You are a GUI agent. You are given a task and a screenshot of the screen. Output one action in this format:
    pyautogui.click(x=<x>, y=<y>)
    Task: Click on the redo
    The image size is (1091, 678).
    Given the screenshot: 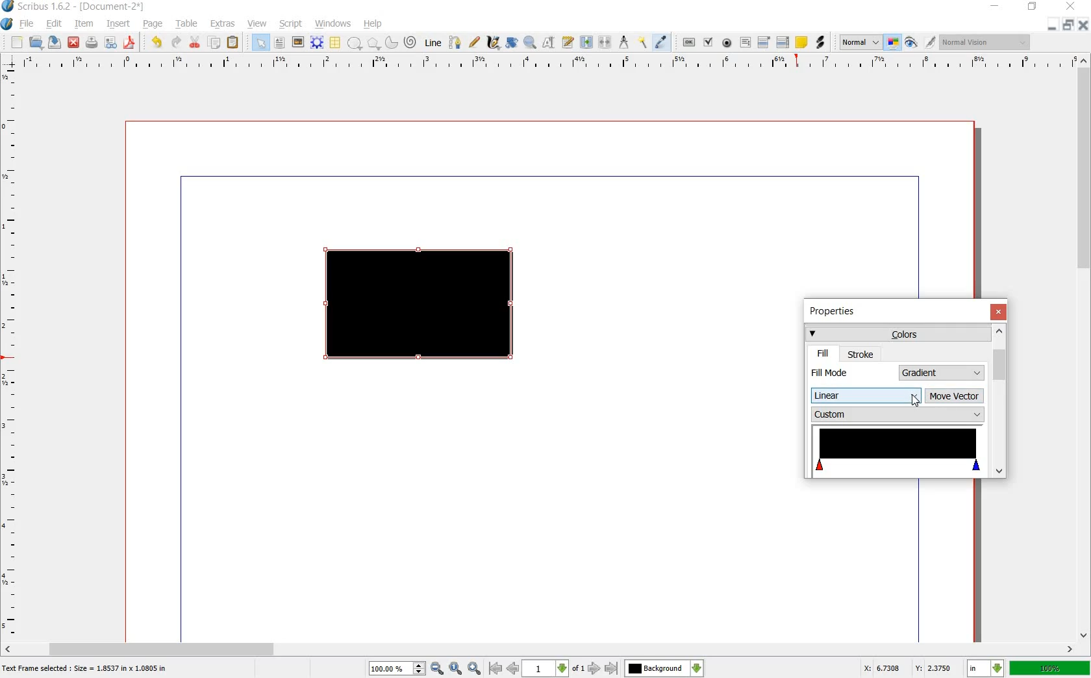 What is the action you would take?
    pyautogui.click(x=176, y=43)
    